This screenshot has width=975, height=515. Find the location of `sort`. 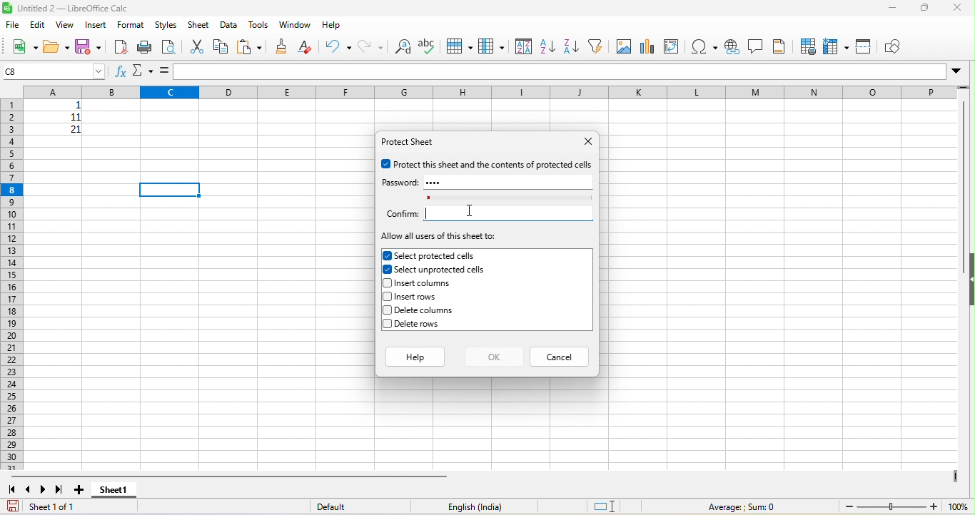

sort is located at coordinates (523, 46).